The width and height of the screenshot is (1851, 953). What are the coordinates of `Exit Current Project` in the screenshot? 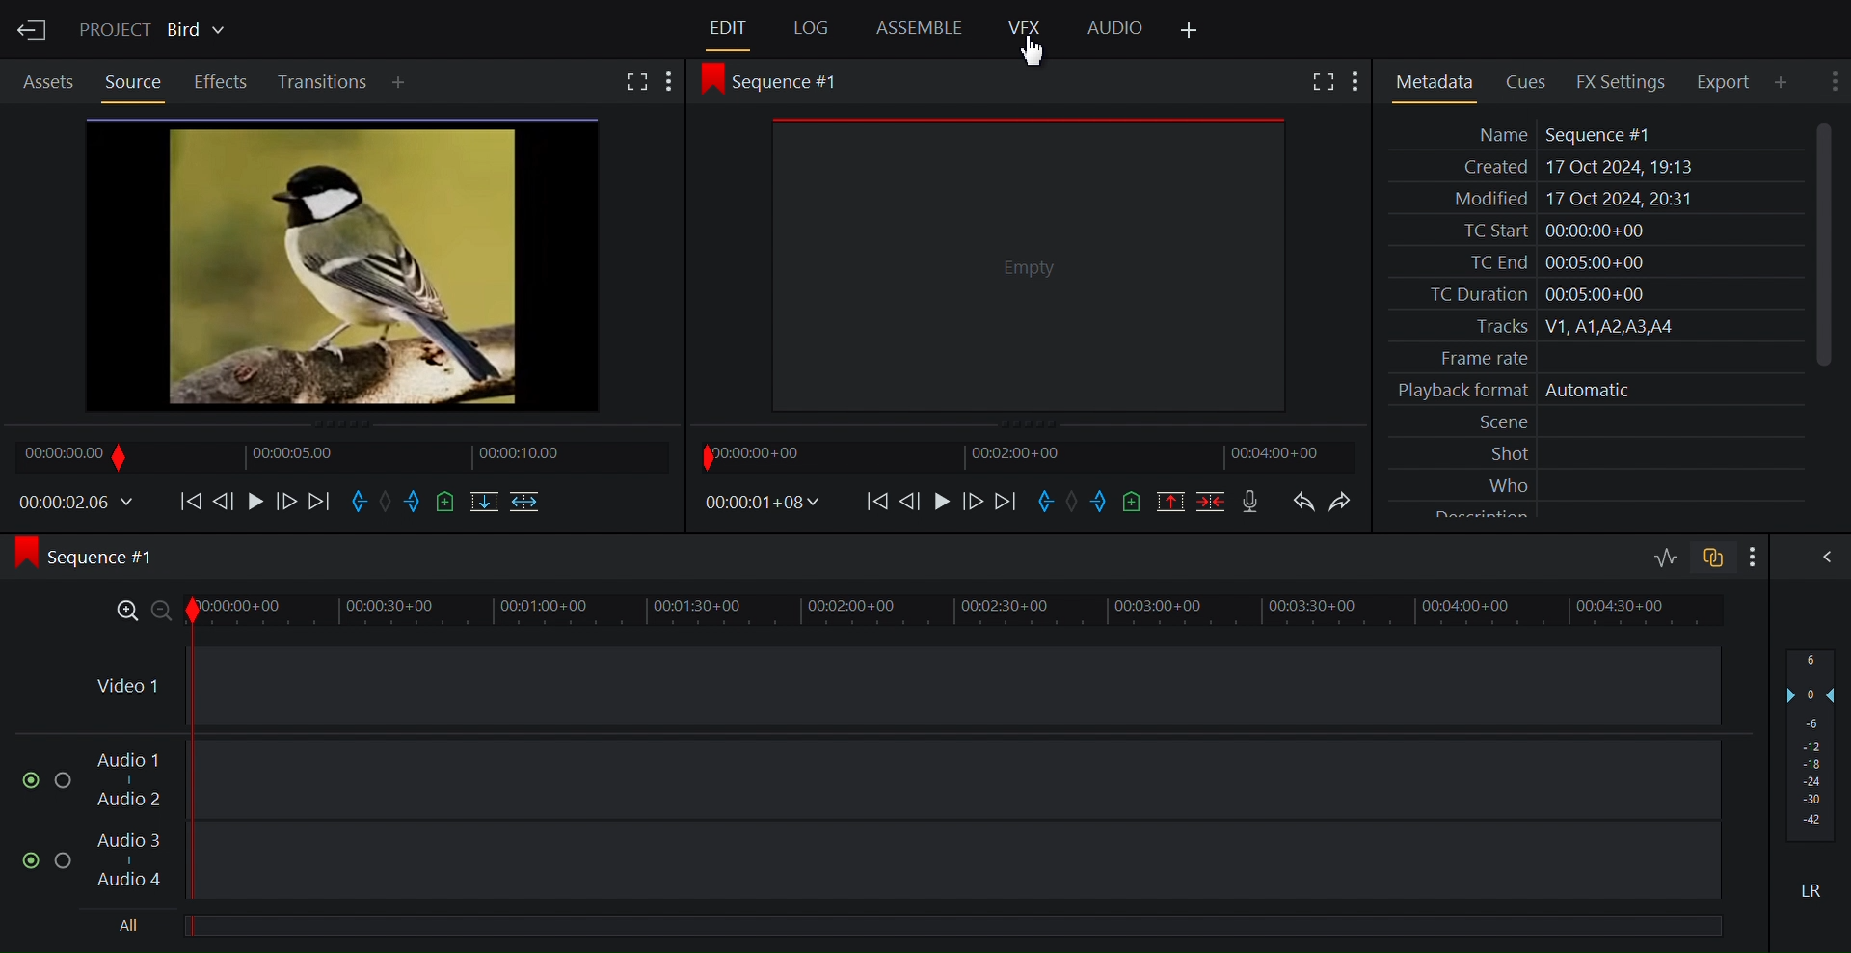 It's located at (34, 27).